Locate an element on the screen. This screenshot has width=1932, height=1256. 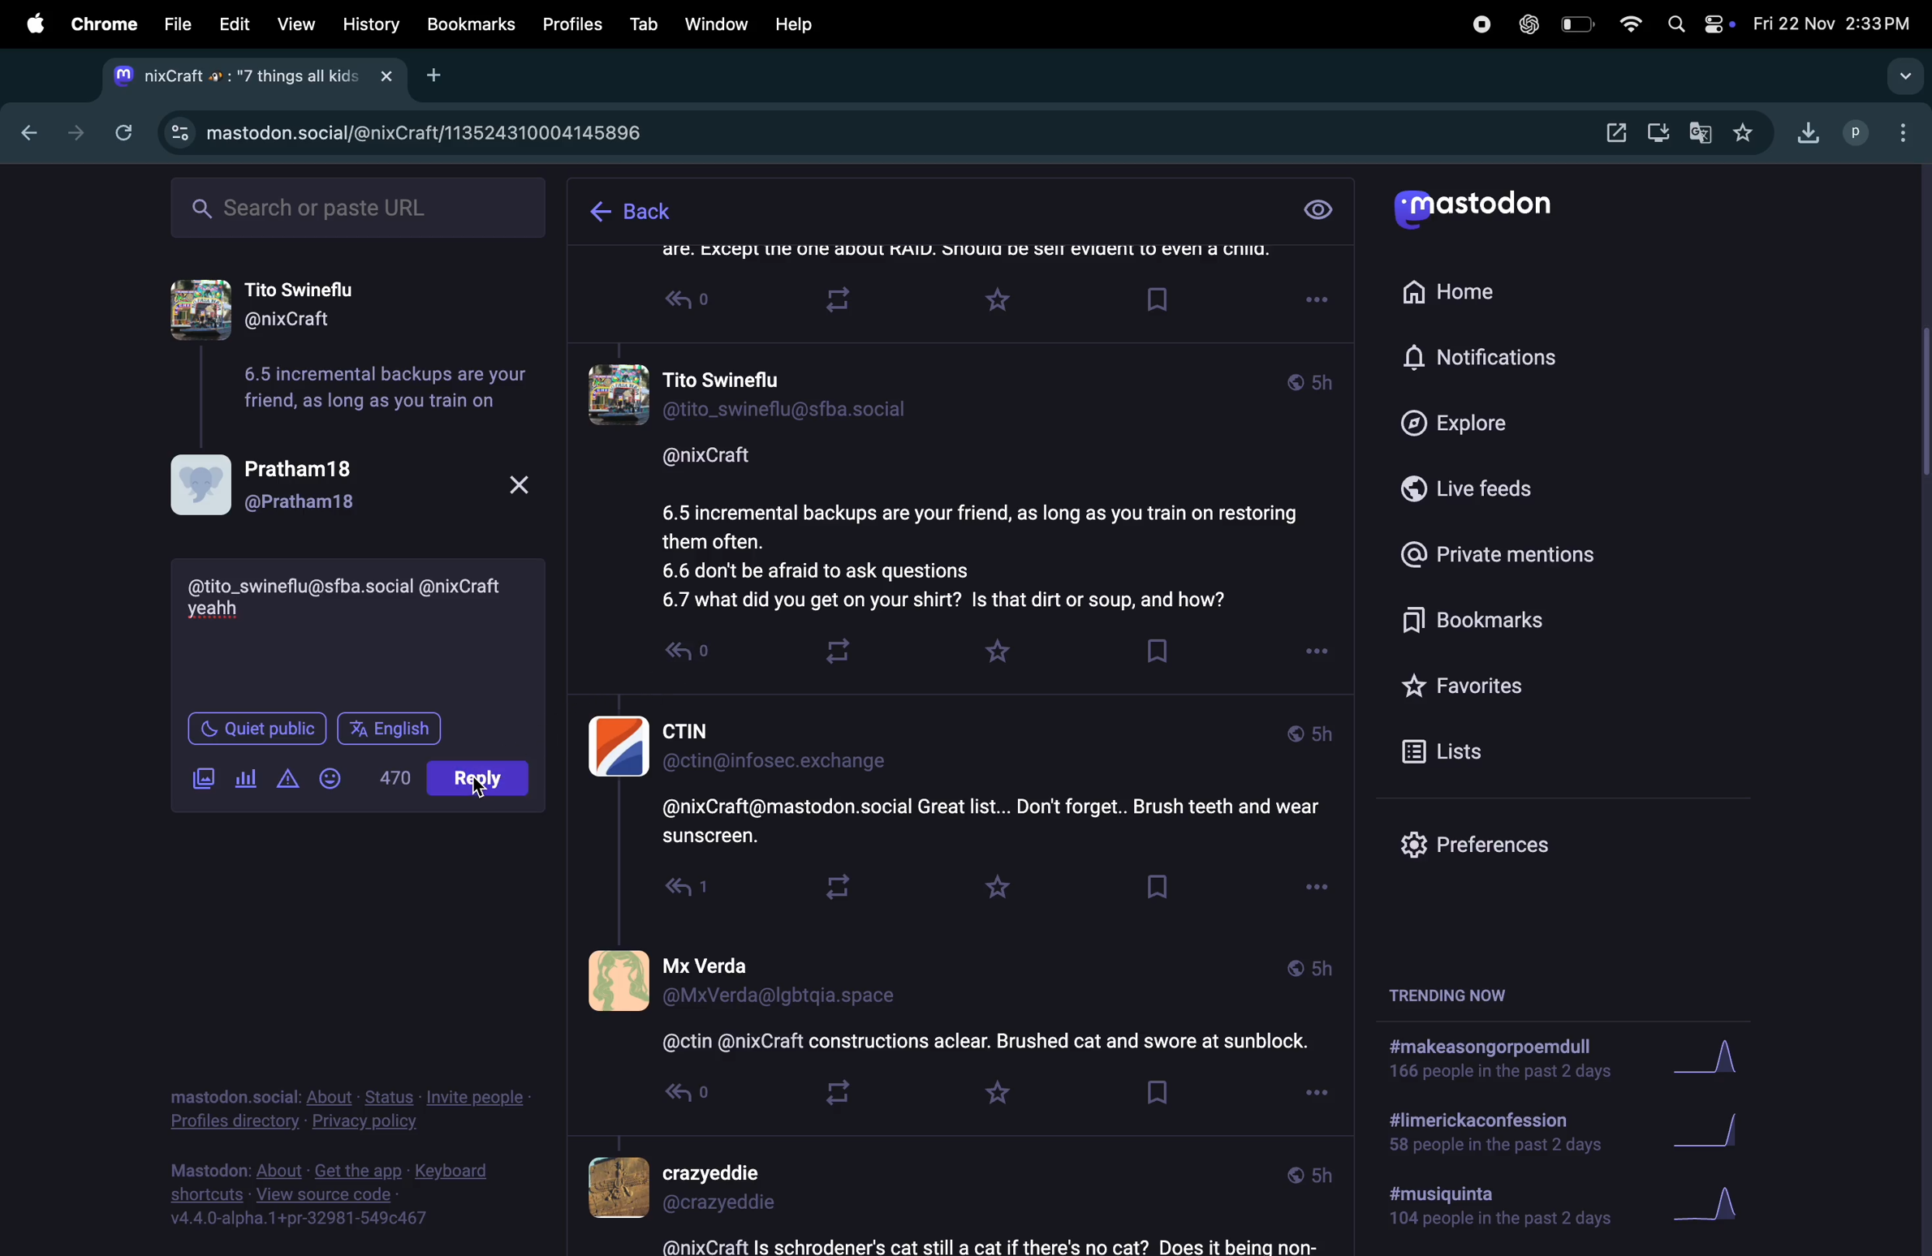
quiet public is located at coordinates (260, 726).